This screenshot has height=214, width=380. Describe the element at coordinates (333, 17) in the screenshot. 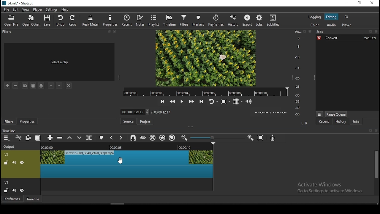

I see `editing` at that location.